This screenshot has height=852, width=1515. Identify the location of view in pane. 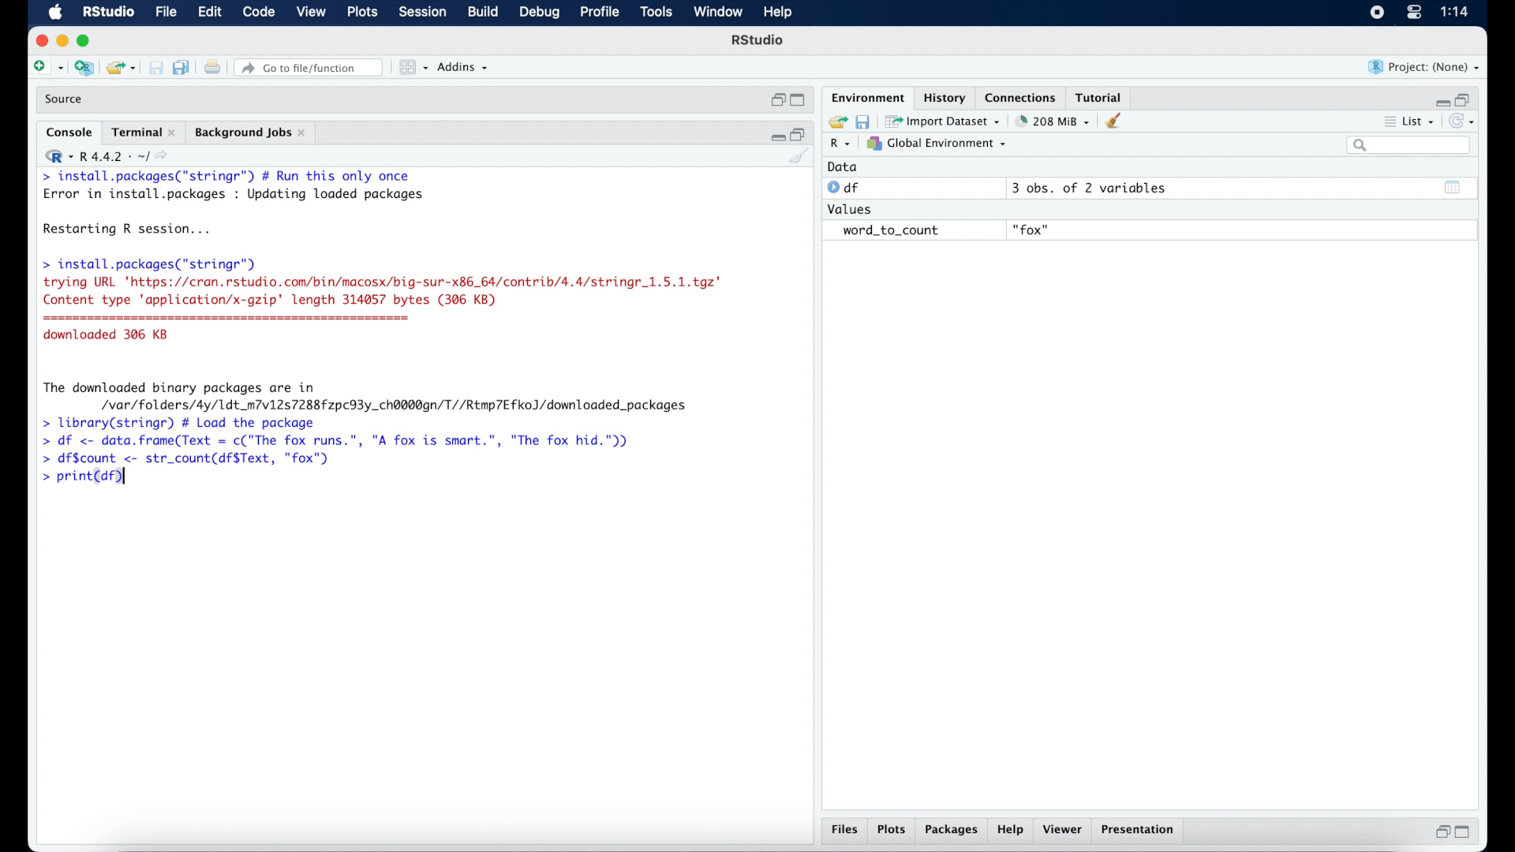
(412, 68).